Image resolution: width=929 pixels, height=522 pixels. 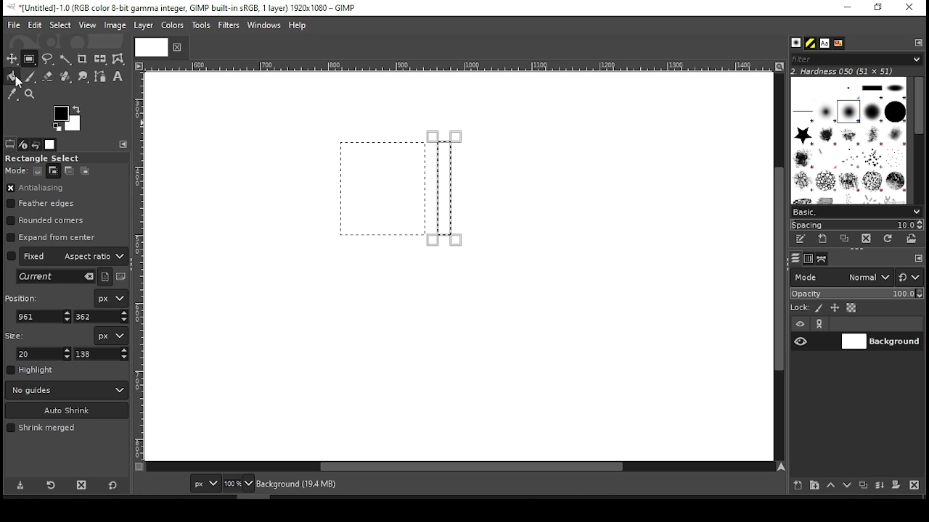 I want to click on 818,363, so click(x=160, y=484).